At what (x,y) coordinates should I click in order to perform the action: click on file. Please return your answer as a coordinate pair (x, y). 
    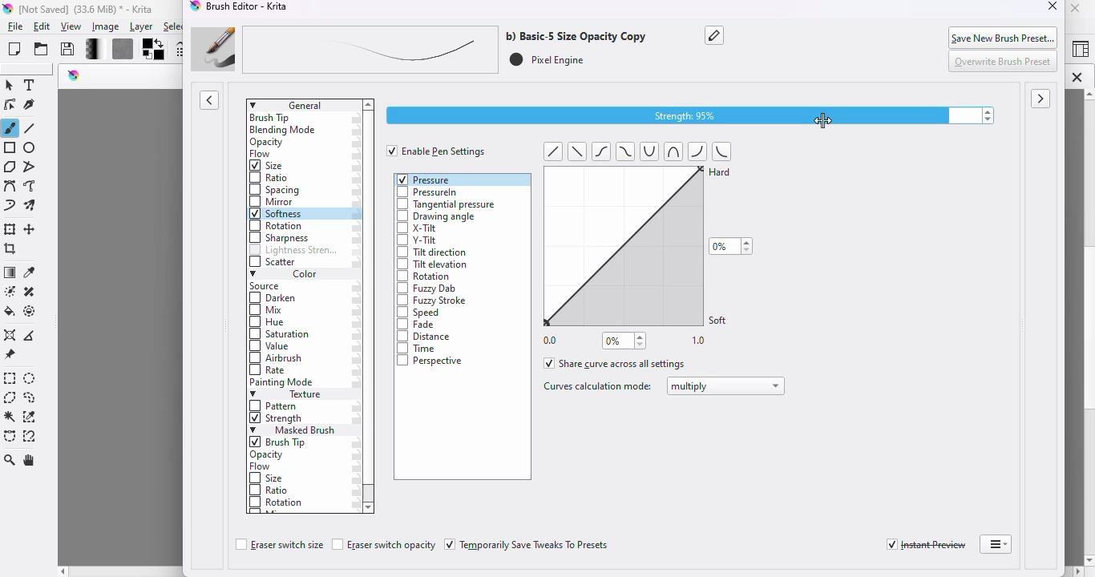
    Looking at the image, I should click on (15, 27).